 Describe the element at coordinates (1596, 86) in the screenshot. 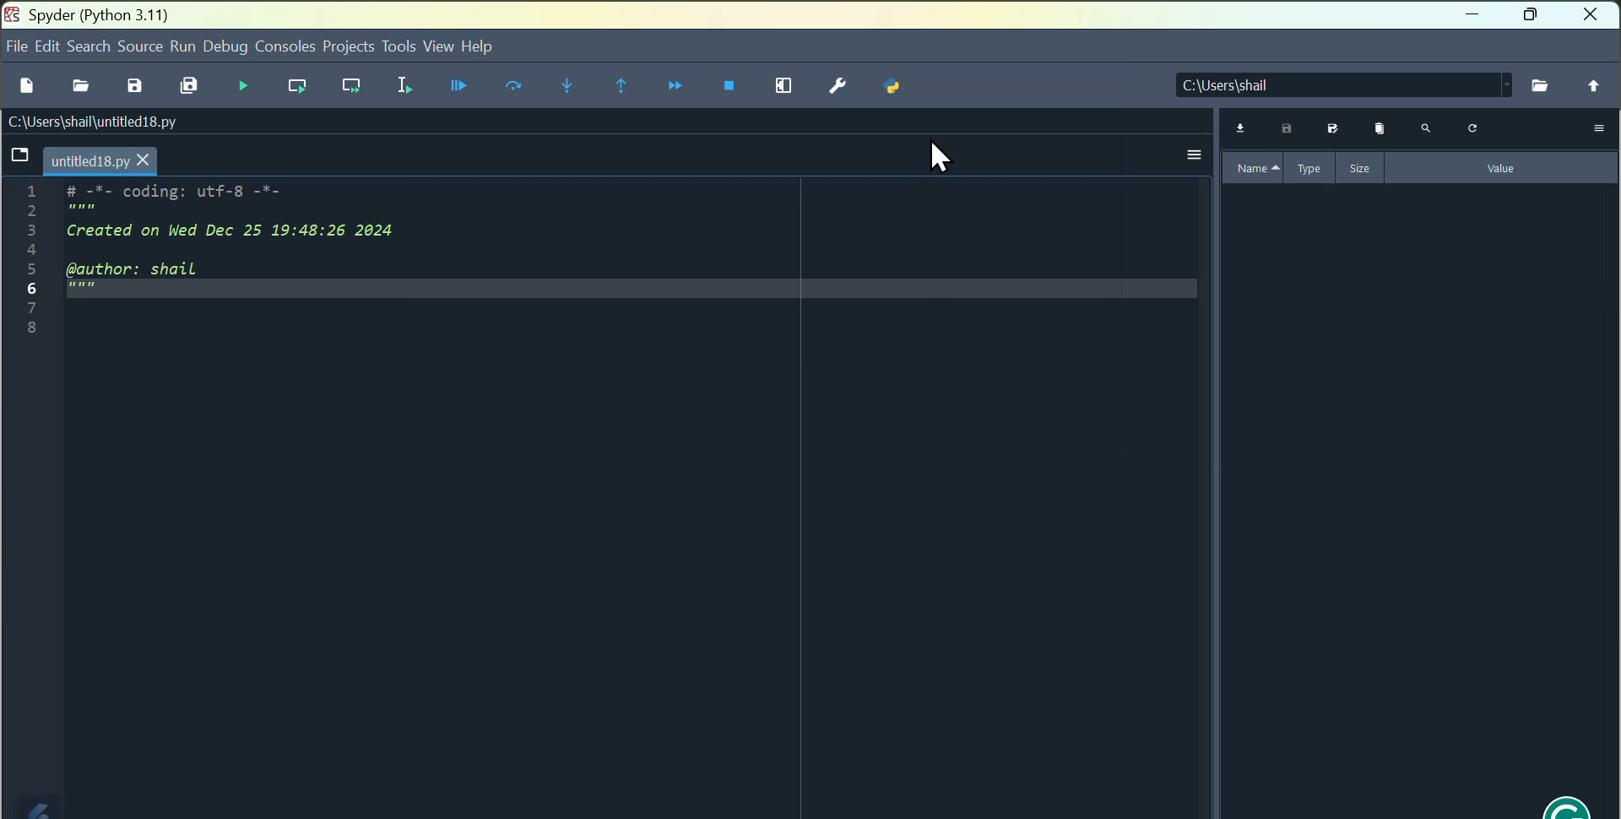

I see `change to parent directory` at that location.